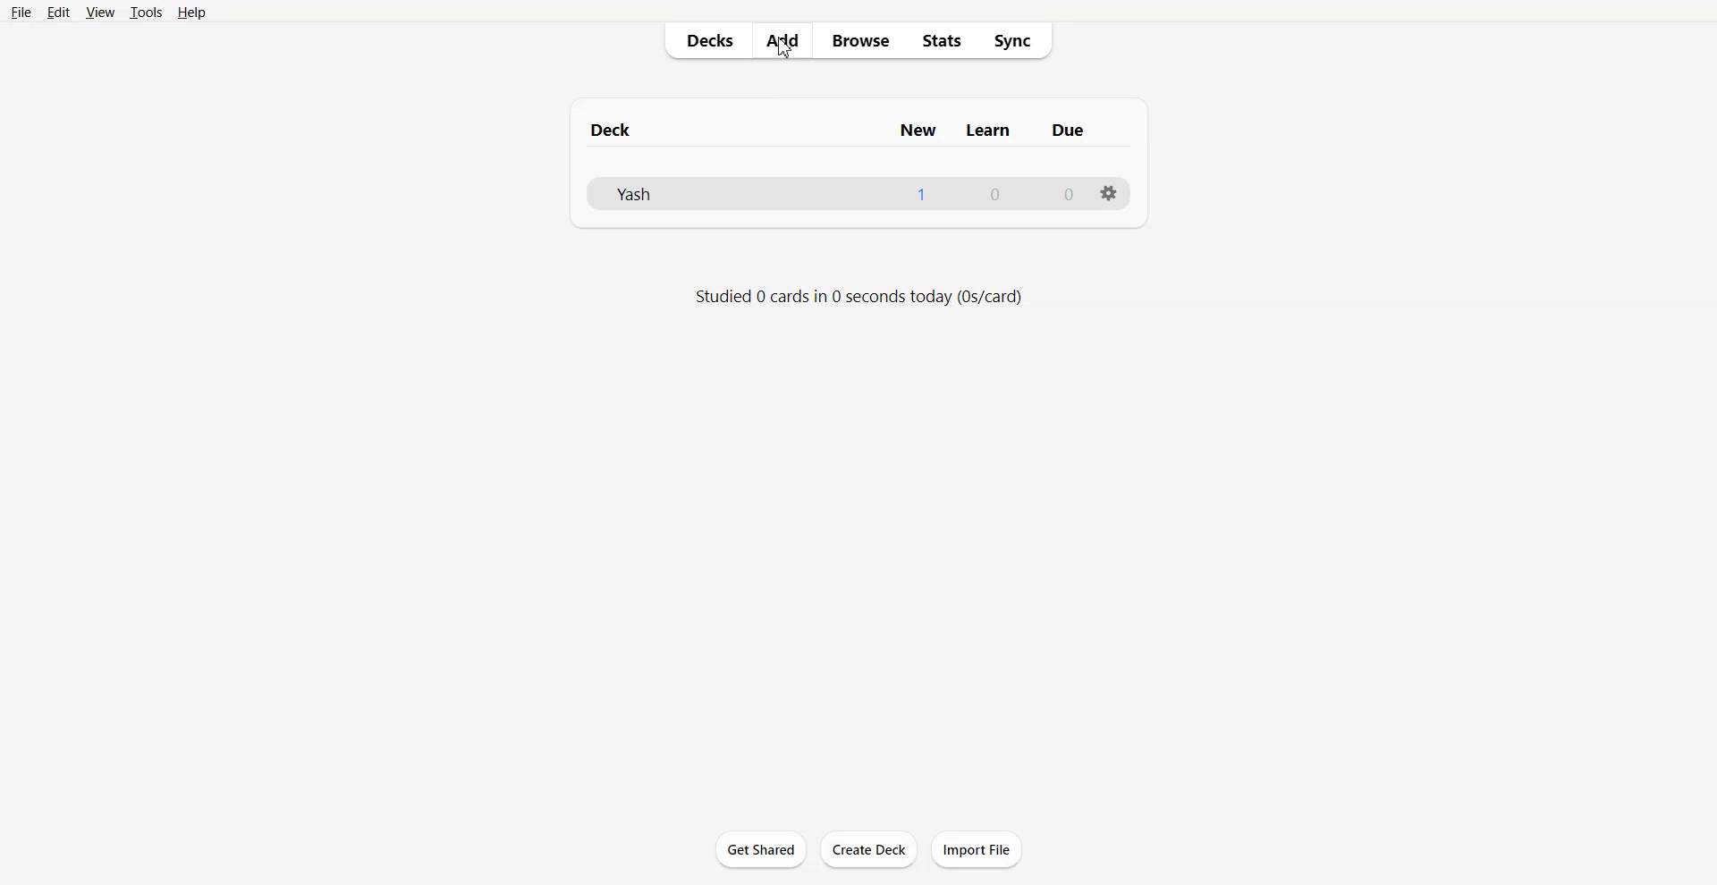 Image resolution: width=1717 pixels, height=885 pixels. Describe the element at coordinates (858, 40) in the screenshot. I see `Browse` at that location.